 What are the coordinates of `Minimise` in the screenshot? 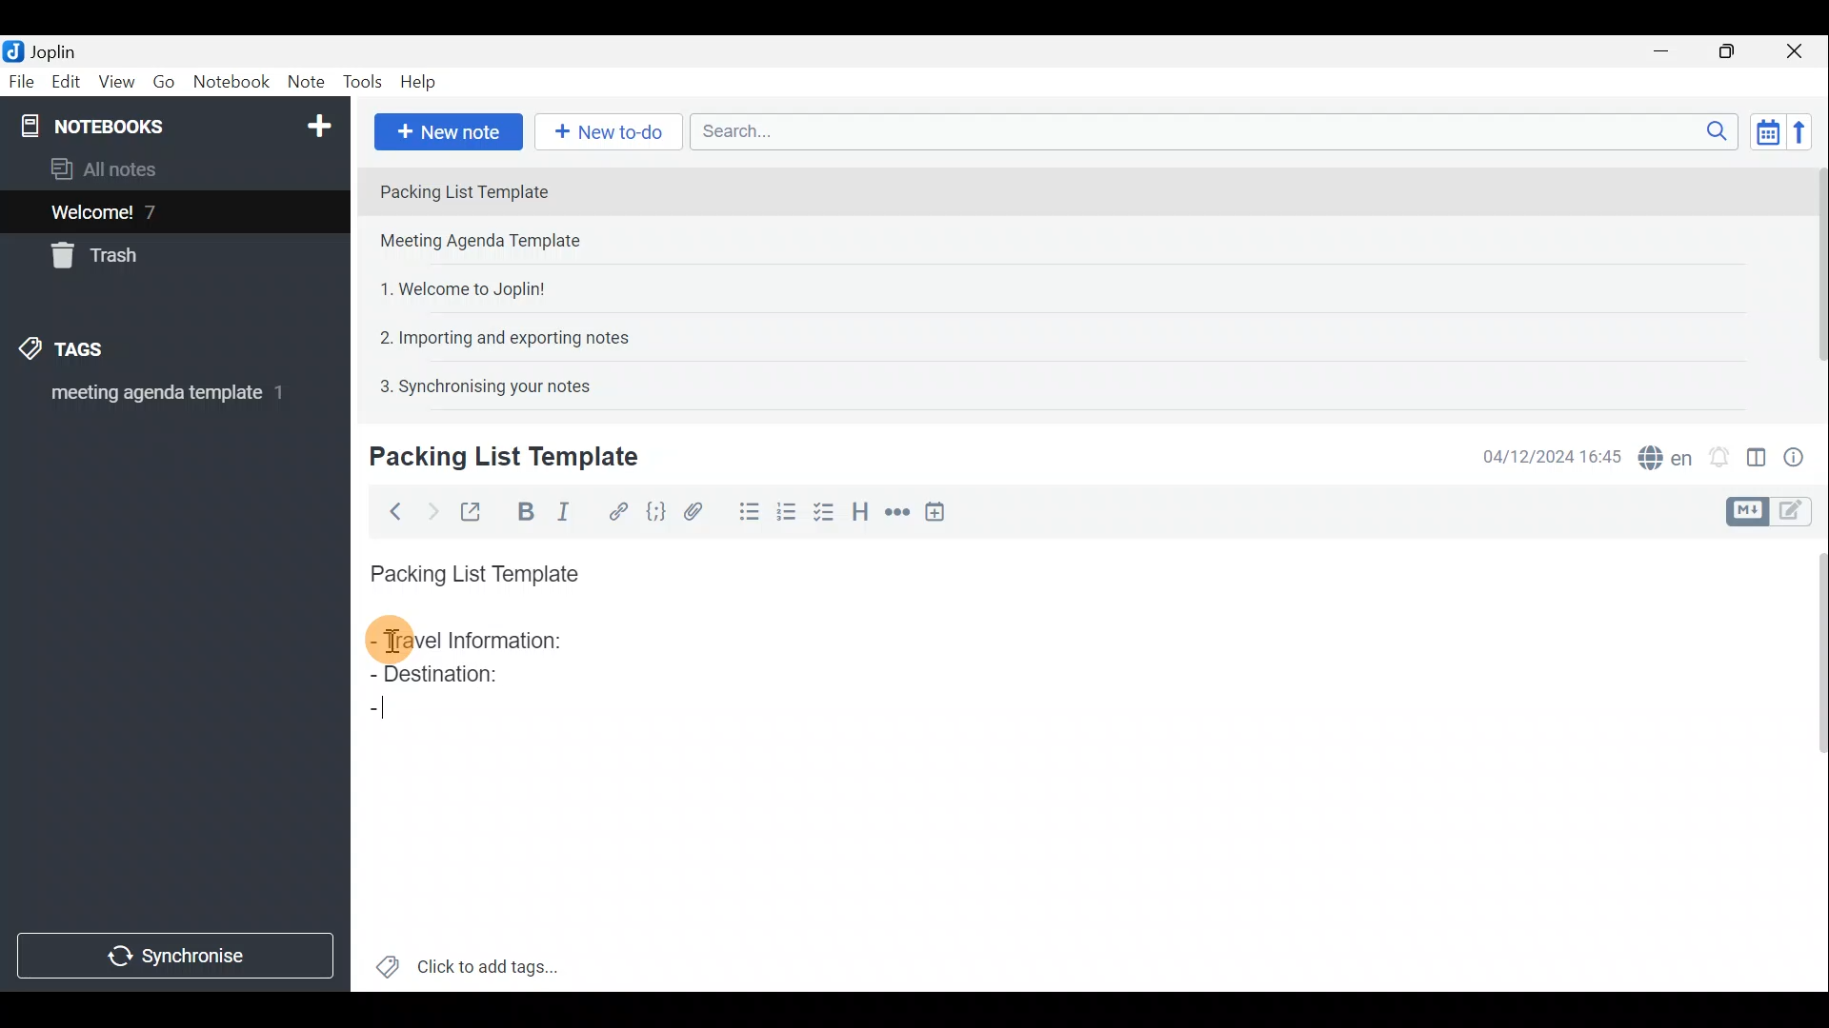 It's located at (1671, 54).